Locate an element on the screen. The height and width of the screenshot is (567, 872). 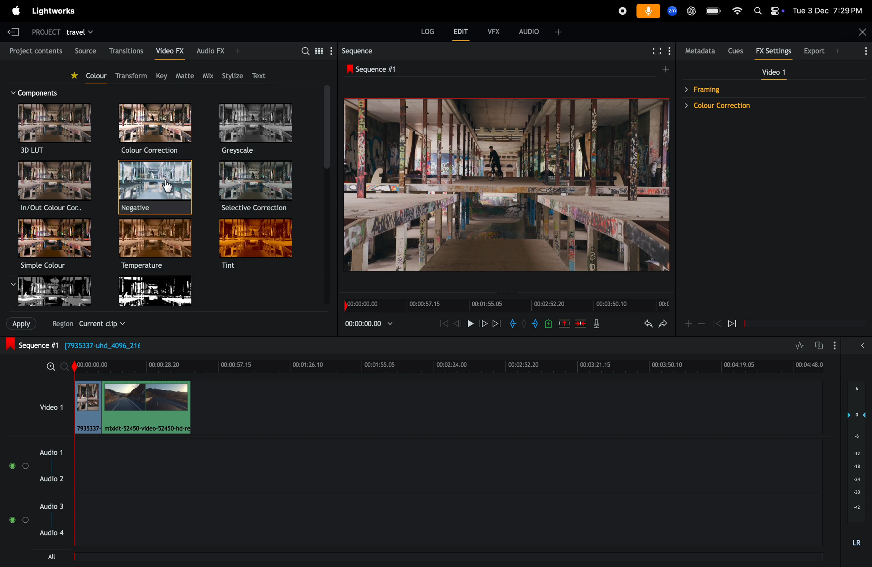
date and time is located at coordinates (828, 11).